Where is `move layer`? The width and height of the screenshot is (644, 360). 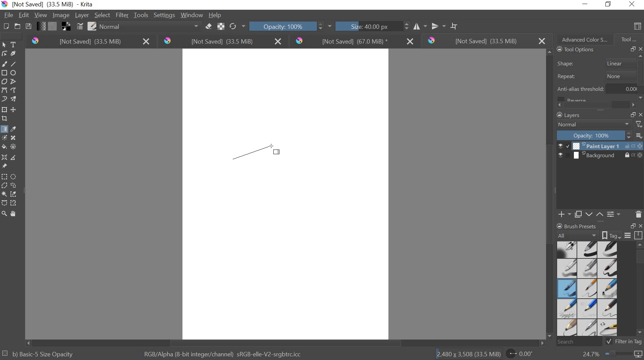
move layer is located at coordinates (14, 110).